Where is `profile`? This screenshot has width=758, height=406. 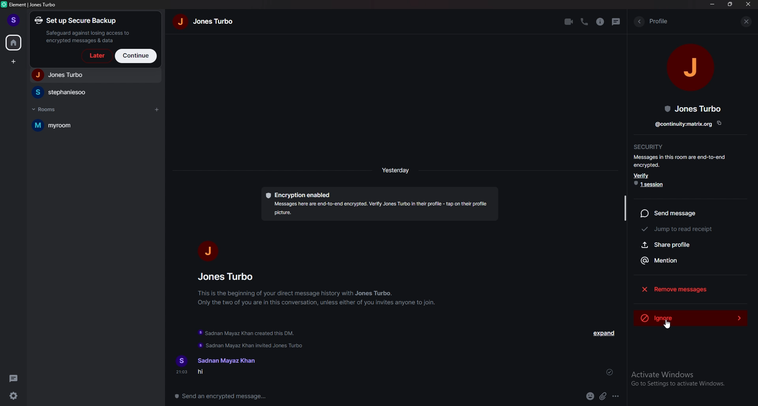
profile is located at coordinates (659, 20).